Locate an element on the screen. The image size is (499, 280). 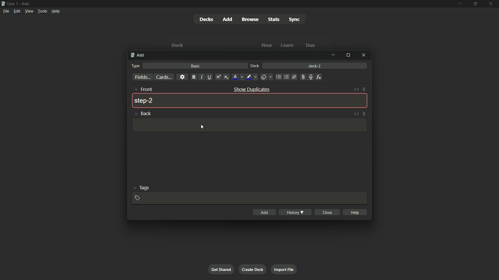
help menu is located at coordinates (56, 11).